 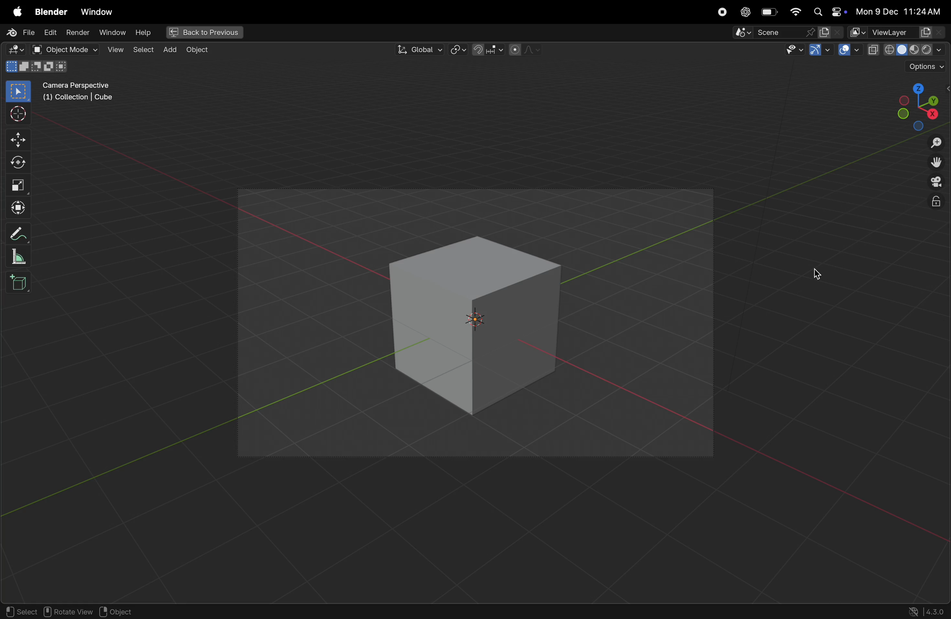 What do you see at coordinates (168, 51) in the screenshot?
I see `add` at bounding box center [168, 51].